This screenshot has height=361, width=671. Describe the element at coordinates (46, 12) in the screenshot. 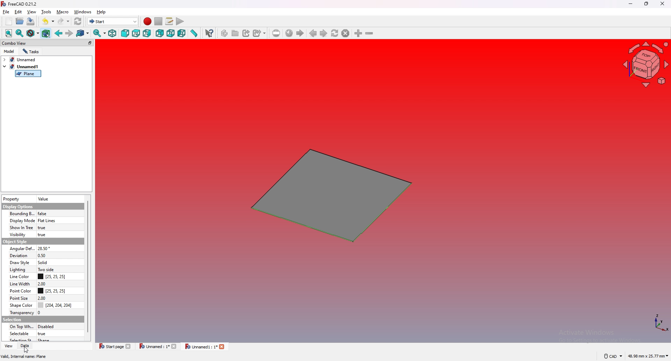

I see `tools` at that location.